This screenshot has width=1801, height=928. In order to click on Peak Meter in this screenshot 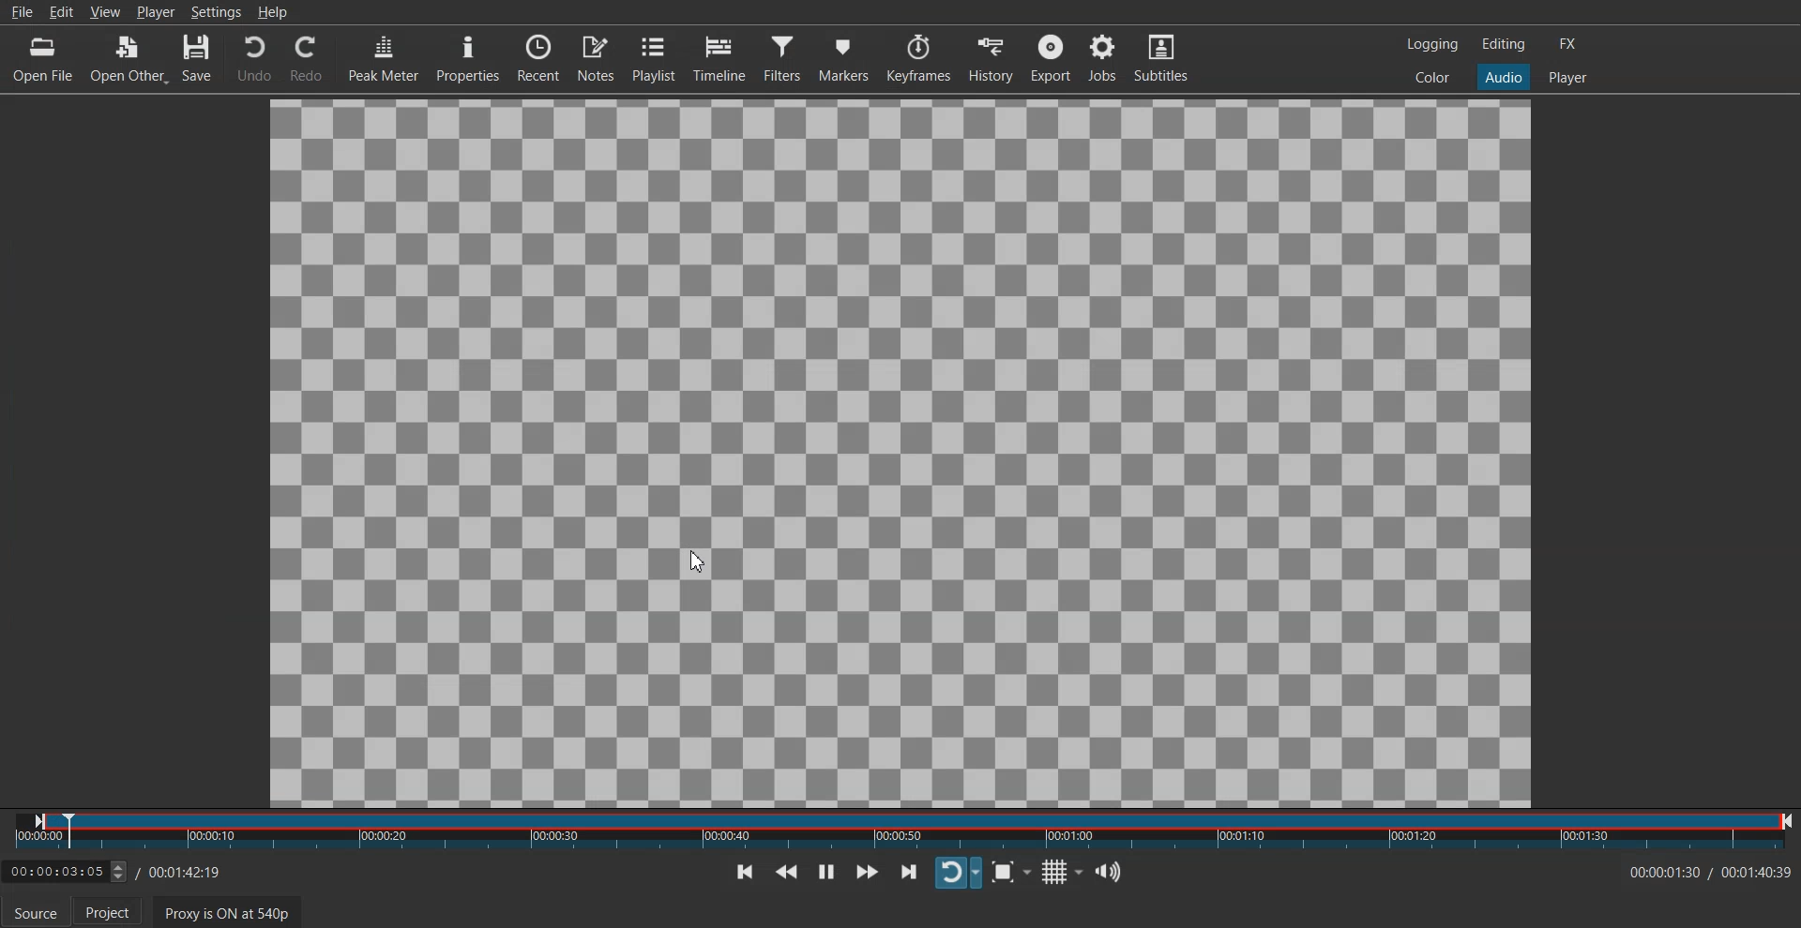, I will do `click(382, 57)`.